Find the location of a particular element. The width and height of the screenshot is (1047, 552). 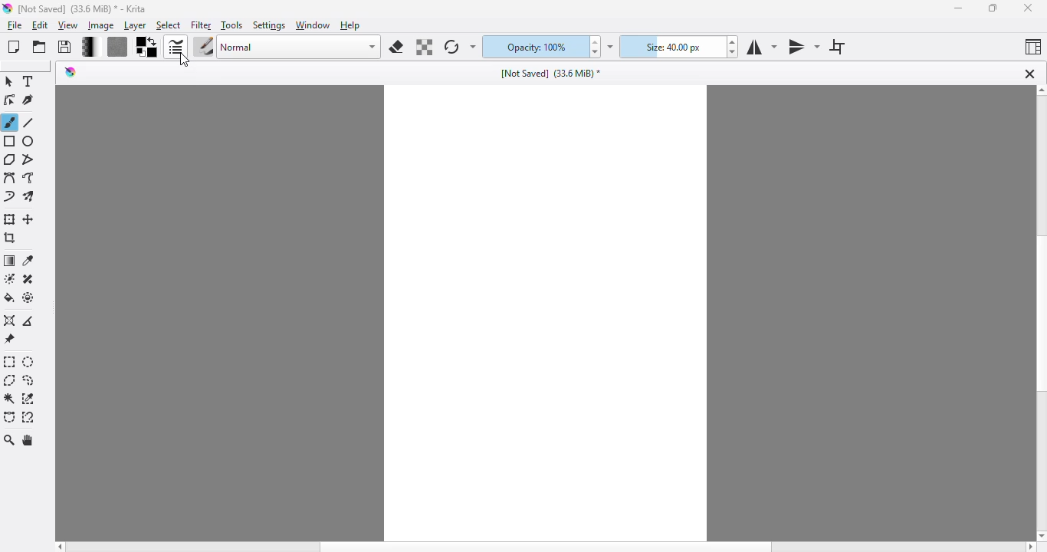

reload original preset is located at coordinates (451, 49).